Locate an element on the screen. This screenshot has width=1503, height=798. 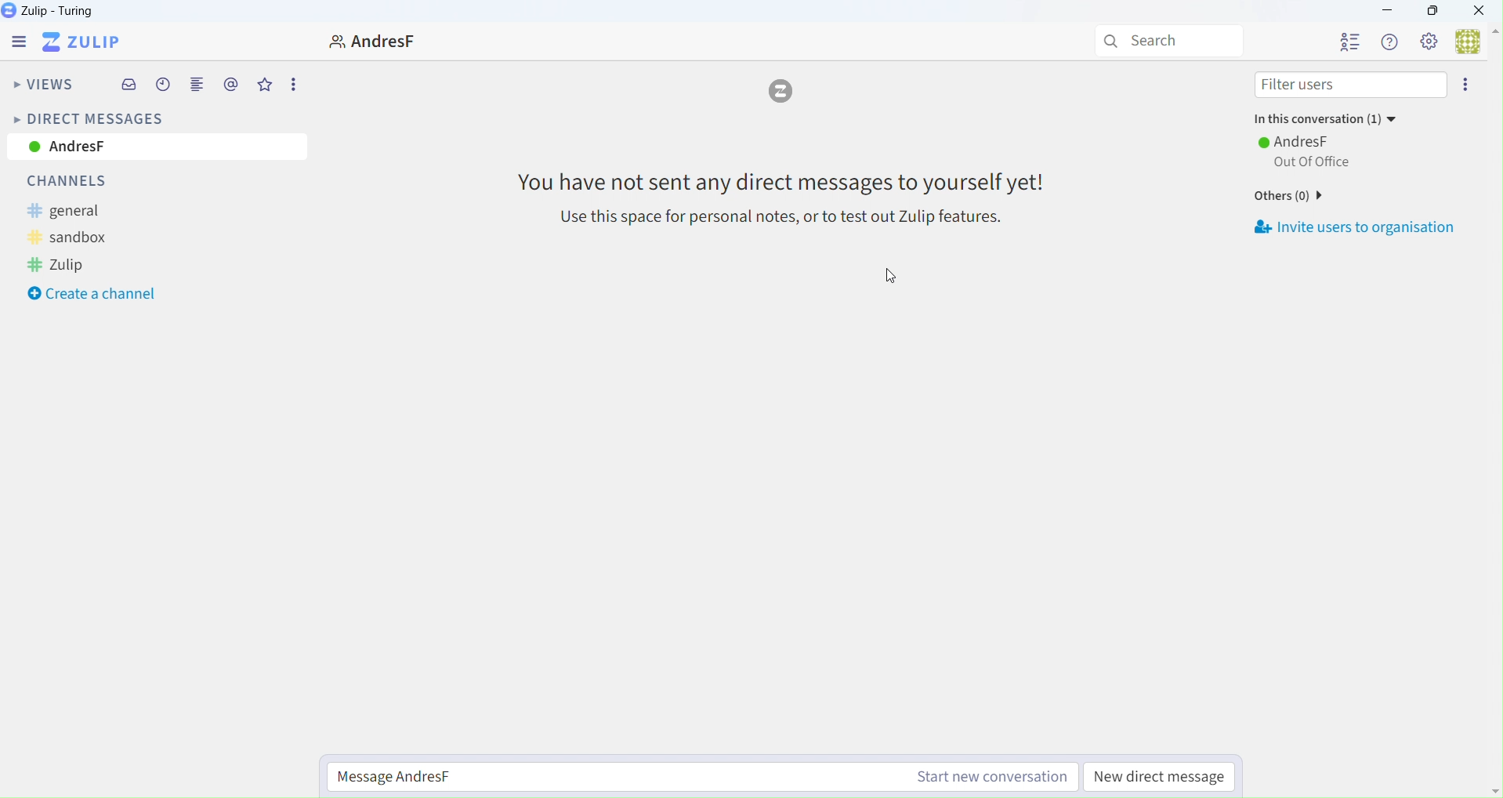
AFTER_LAST_ACTION is located at coordinates (1324, 163).